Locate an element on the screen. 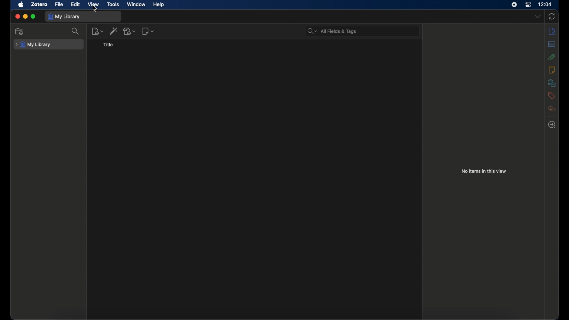 The image size is (569, 320). search  is located at coordinates (76, 31).